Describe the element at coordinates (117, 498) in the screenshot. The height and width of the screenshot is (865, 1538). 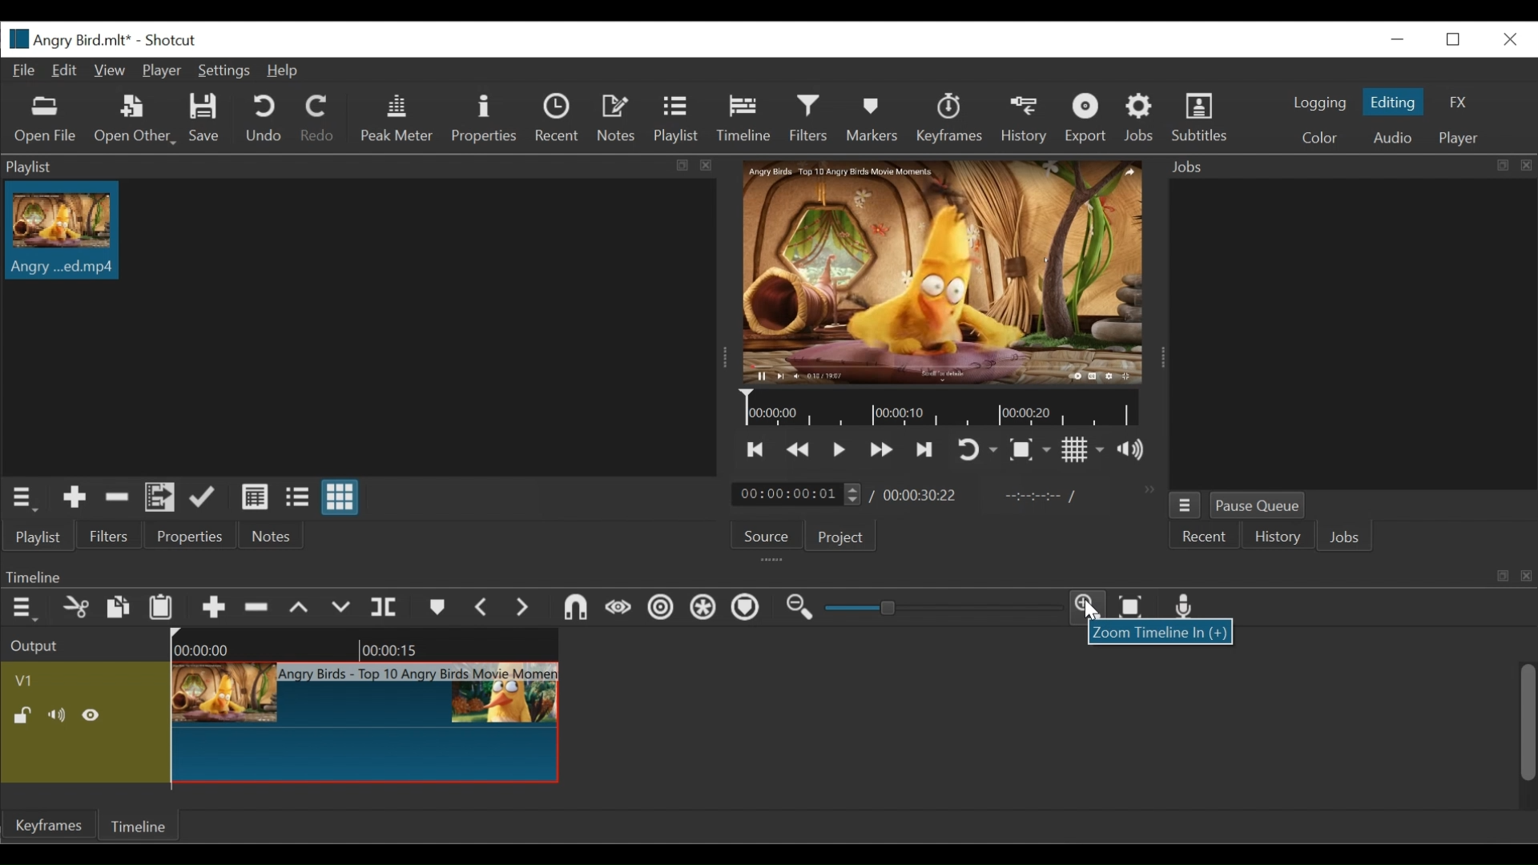
I see `Remove cut` at that location.